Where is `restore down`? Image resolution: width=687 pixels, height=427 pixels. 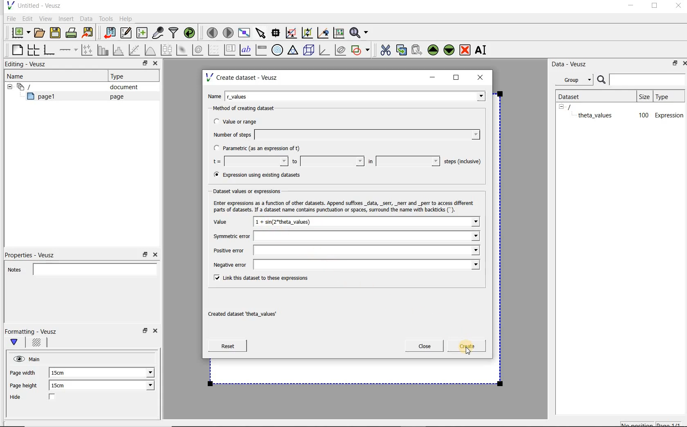 restore down is located at coordinates (143, 64).